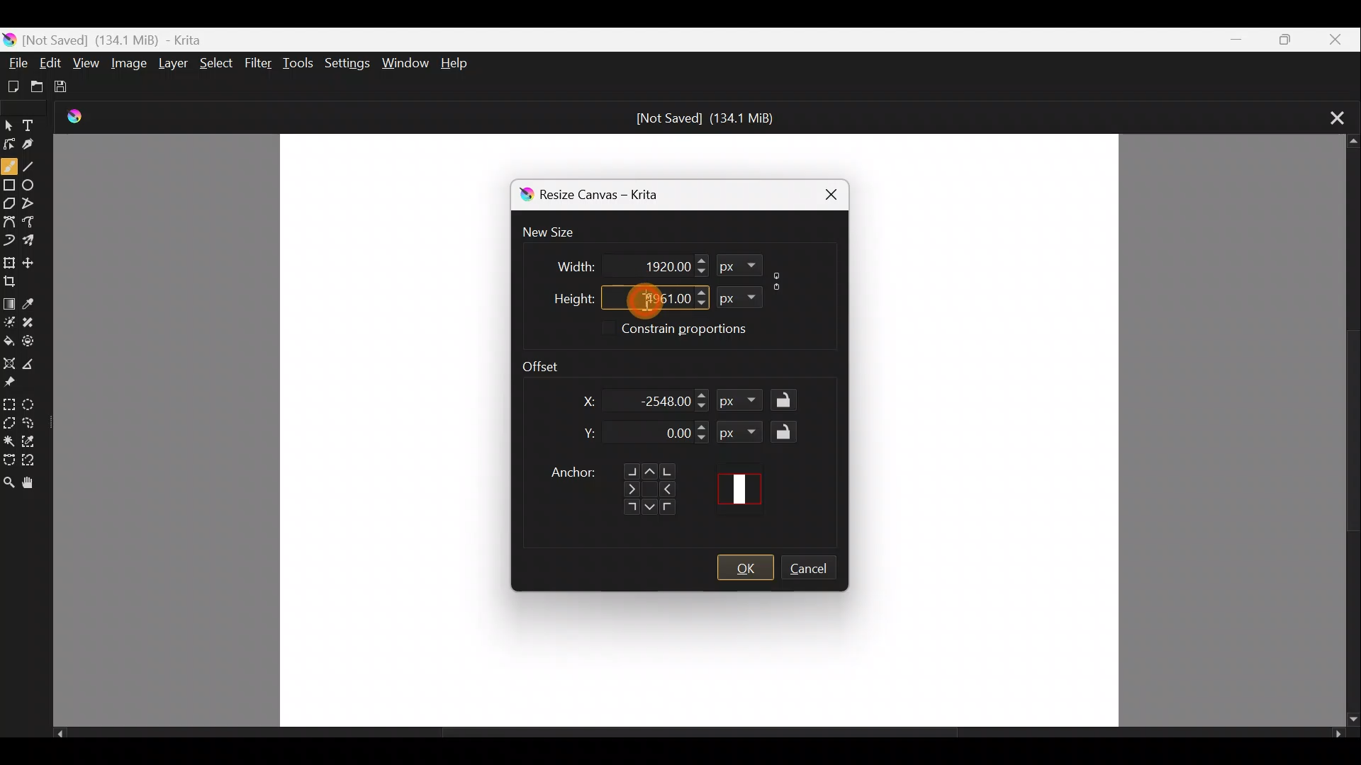  Describe the element at coordinates (780, 278) in the screenshot. I see `Constrain proportions` at that location.